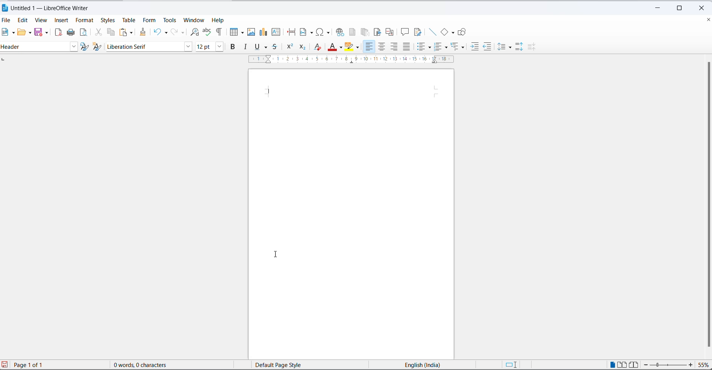  I want to click on maximize, so click(682, 6).